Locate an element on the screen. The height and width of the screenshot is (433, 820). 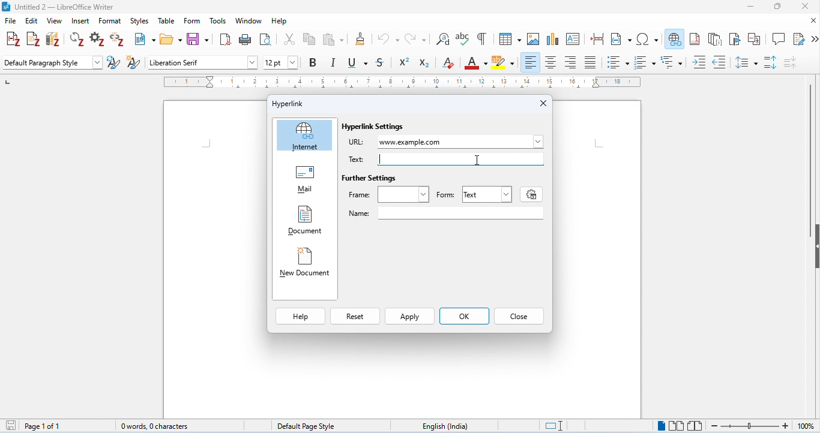
0 words, 0 characters is located at coordinates (156, 426).